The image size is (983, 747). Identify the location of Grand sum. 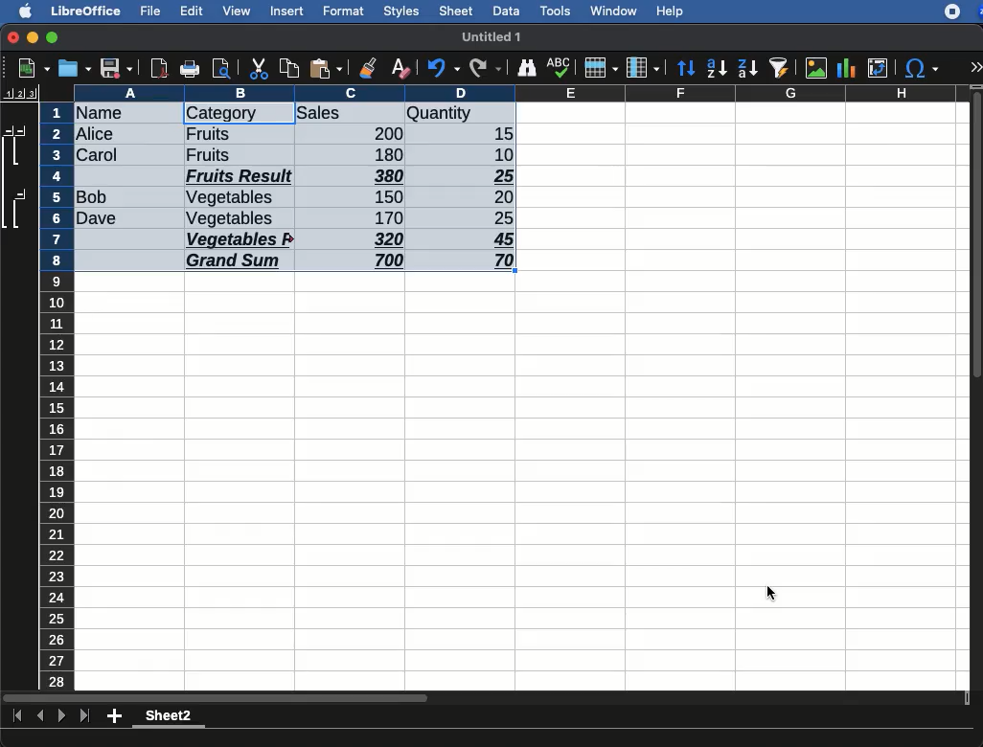
(237, 260).